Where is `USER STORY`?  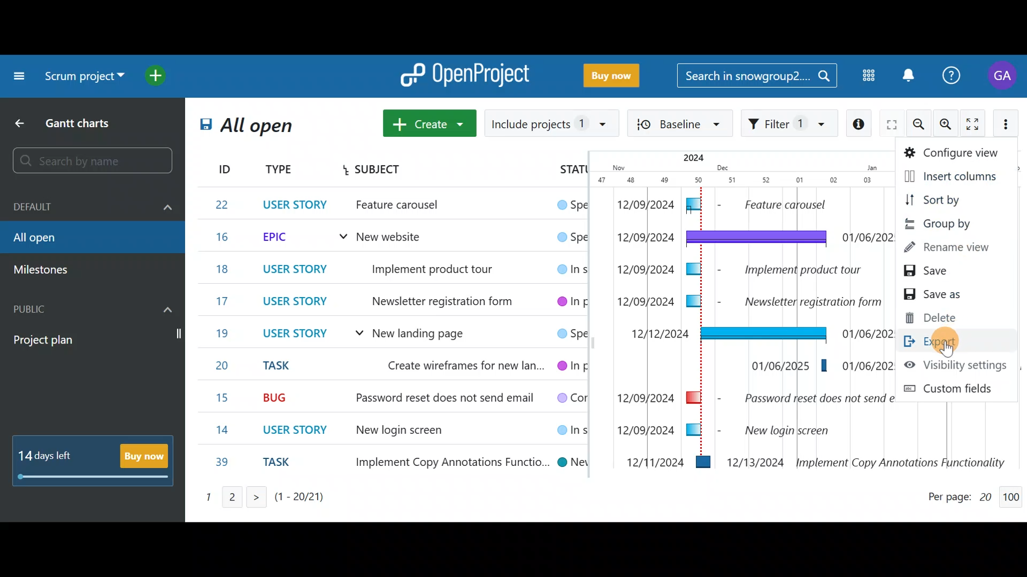
USER STORY is located at coordinates (301, 430).